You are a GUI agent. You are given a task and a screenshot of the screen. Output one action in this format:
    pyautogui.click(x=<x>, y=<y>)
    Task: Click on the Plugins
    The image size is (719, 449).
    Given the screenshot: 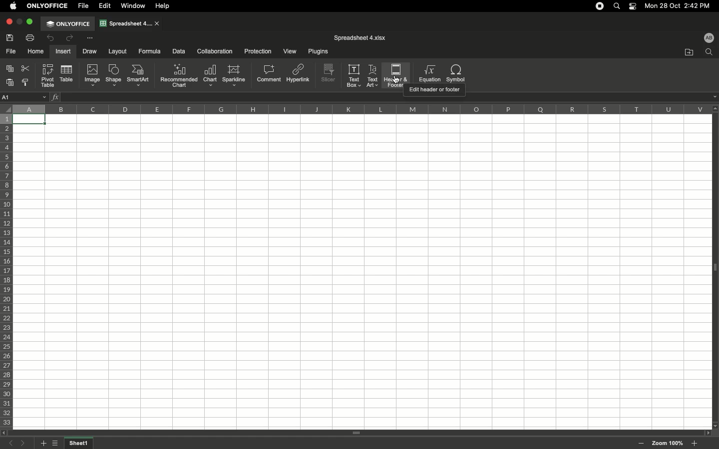 What is the action you would take?
    pyautogui.click(x=317, y=52)
    